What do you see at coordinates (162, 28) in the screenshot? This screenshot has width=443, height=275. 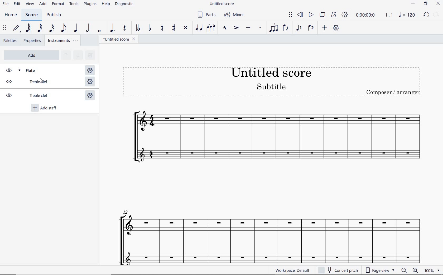 I see `TOGGLE NATURAL` at bounding box center [162, 28].